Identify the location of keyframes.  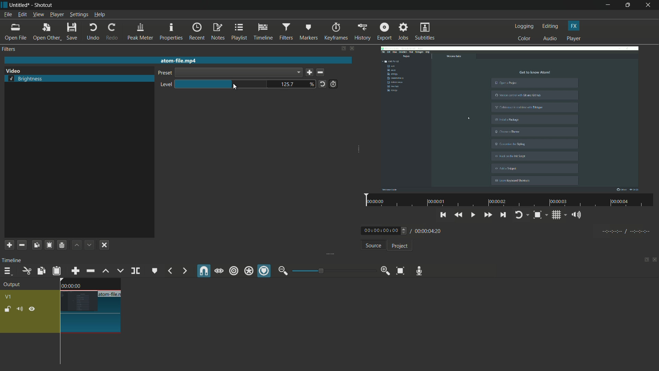
(336, 32).